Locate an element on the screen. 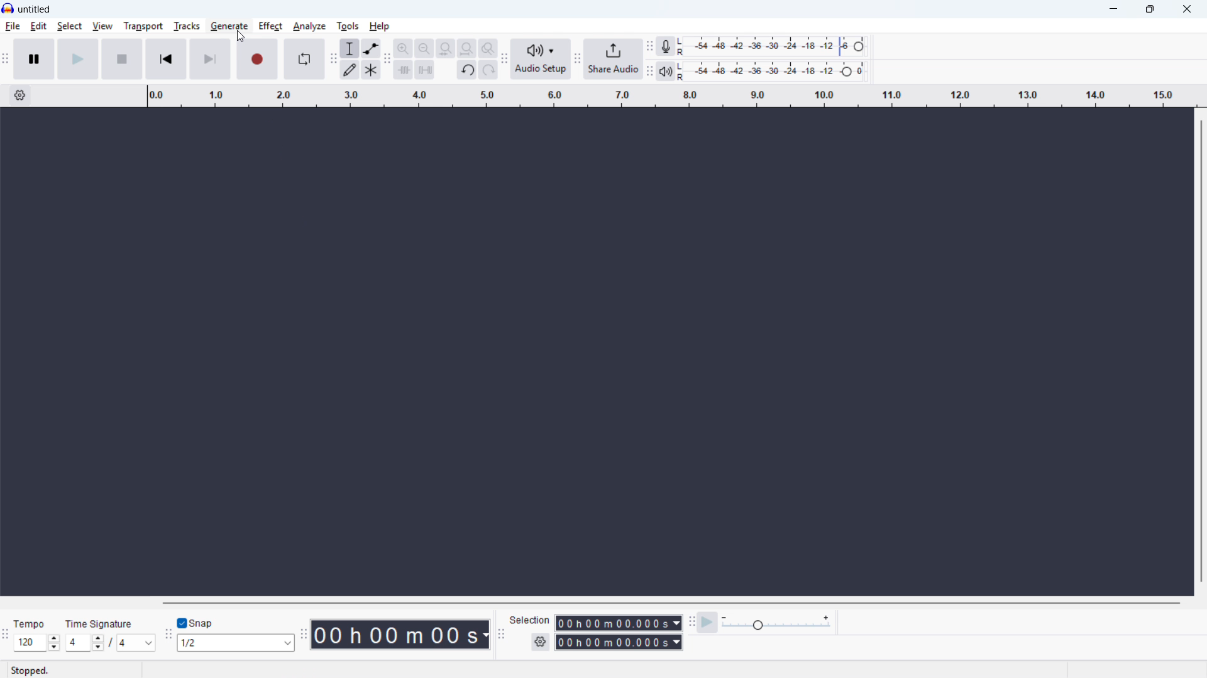  Selection end time is located at coordinates (619, 642).